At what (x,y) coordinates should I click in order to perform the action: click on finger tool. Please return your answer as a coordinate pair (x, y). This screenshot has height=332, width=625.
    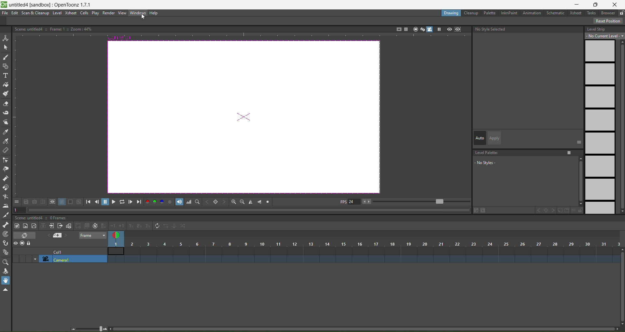
    Looking at the image, I should click on (6, 123).